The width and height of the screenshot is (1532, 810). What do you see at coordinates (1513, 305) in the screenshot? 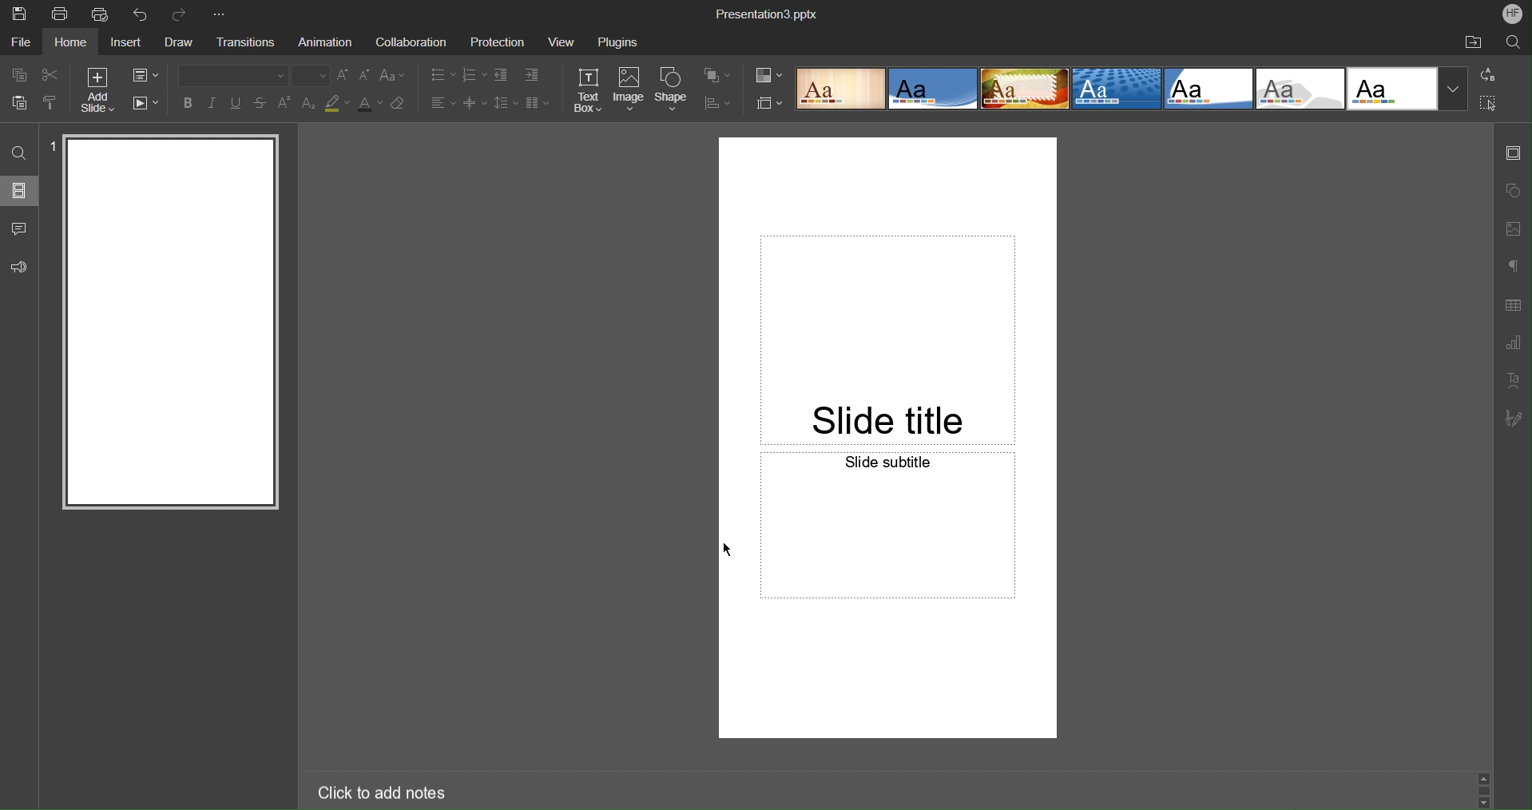
I see `Table` at bounding box center [1513, 305].